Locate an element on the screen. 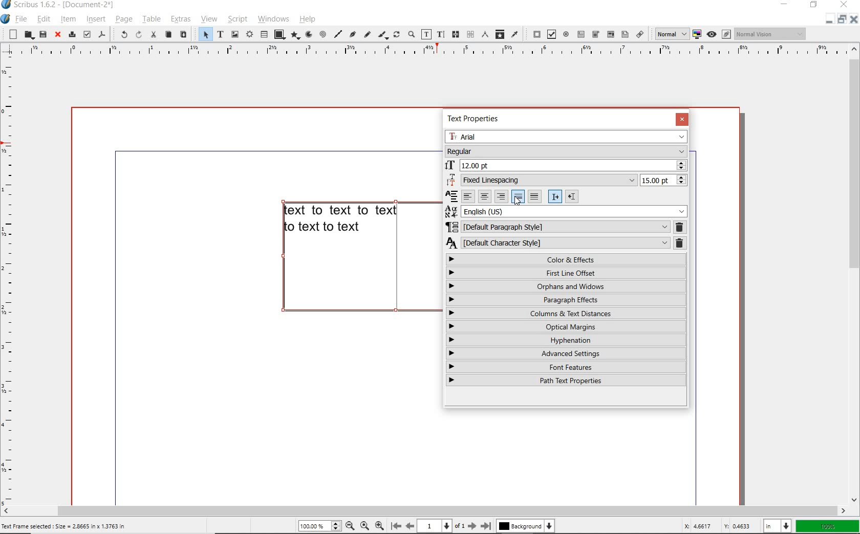 Image resolution: width=860 pixels, height=534 pixels. right indent is located at coordinates (555, 196).